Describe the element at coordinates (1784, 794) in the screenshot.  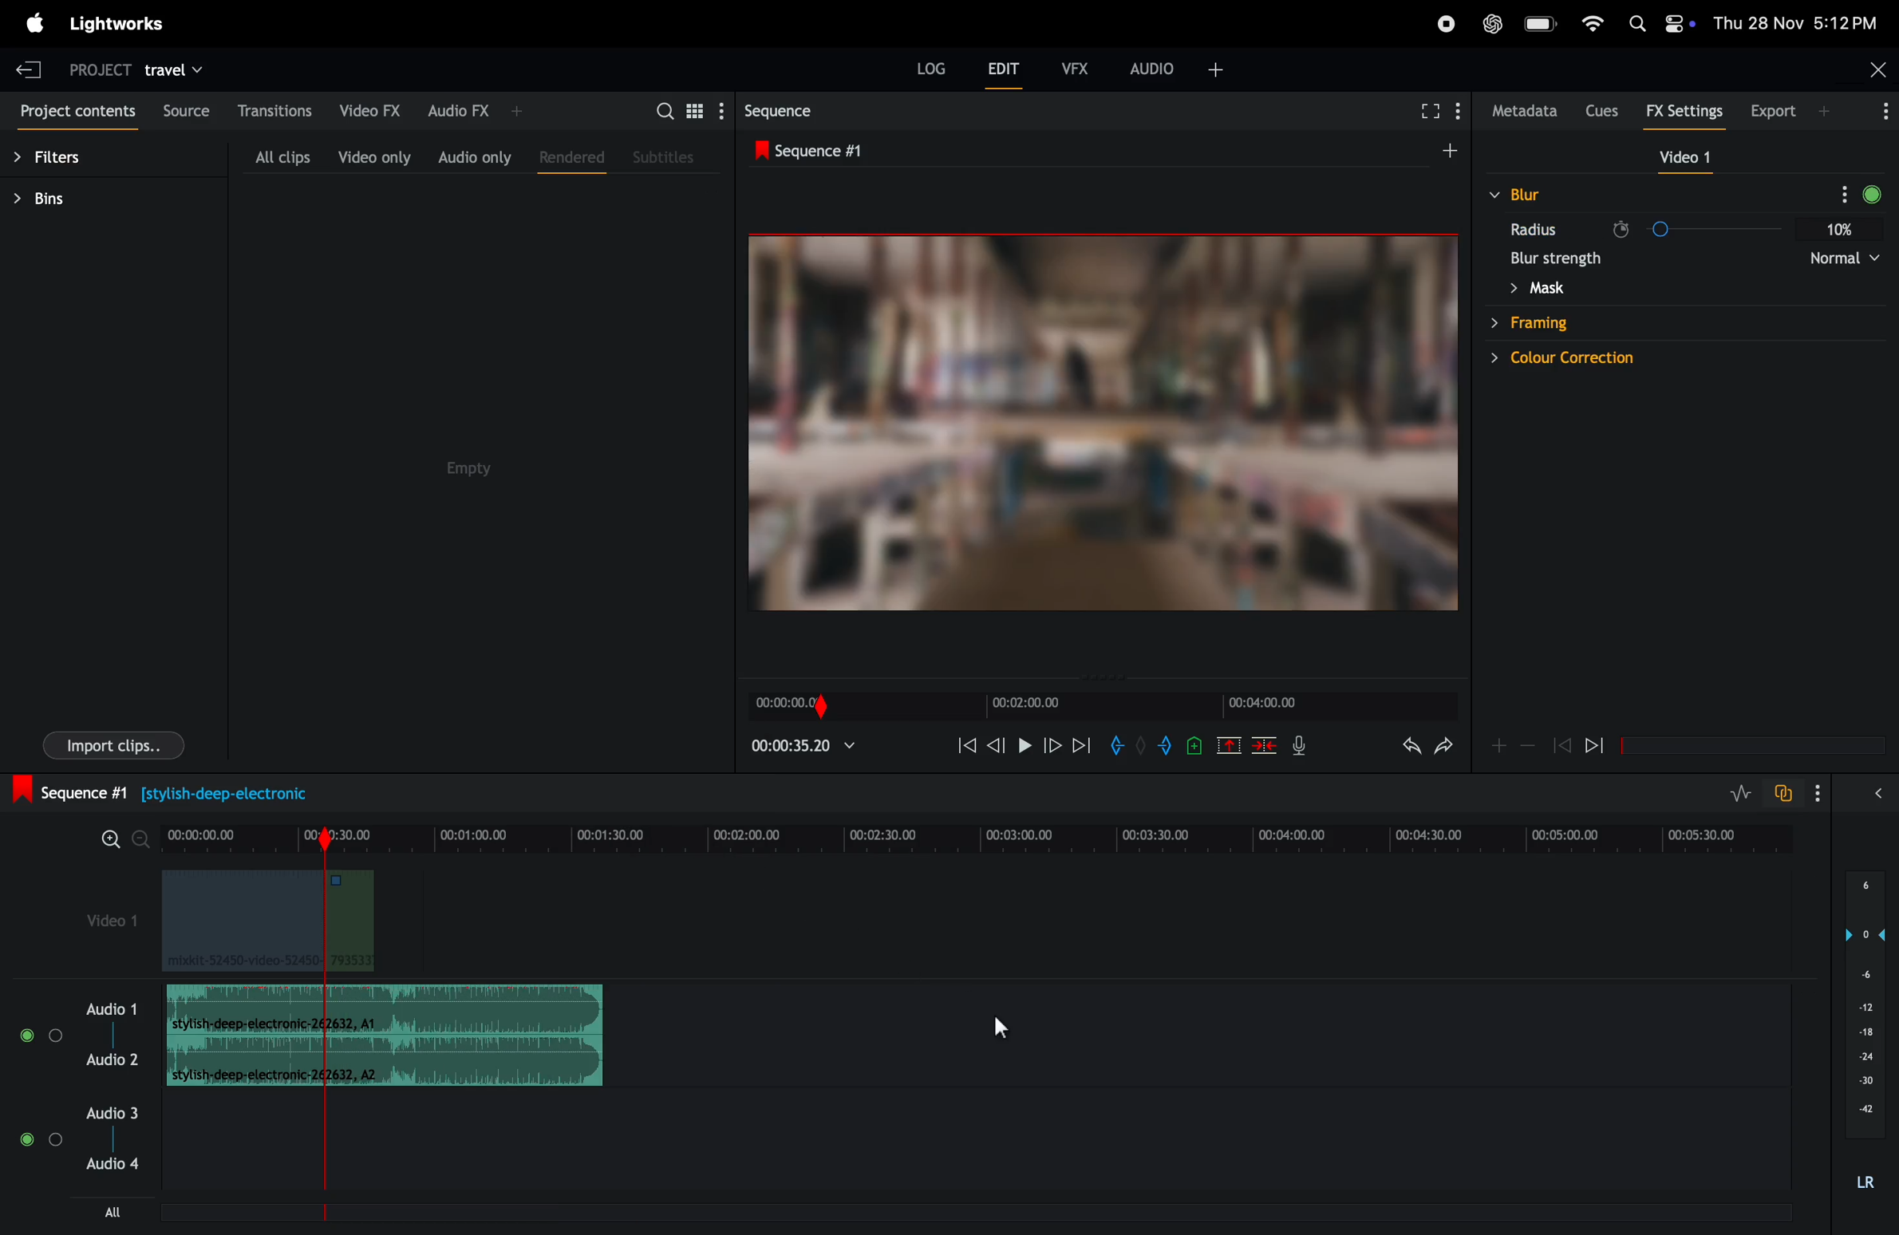
I see `toggle auto sync` at that location.